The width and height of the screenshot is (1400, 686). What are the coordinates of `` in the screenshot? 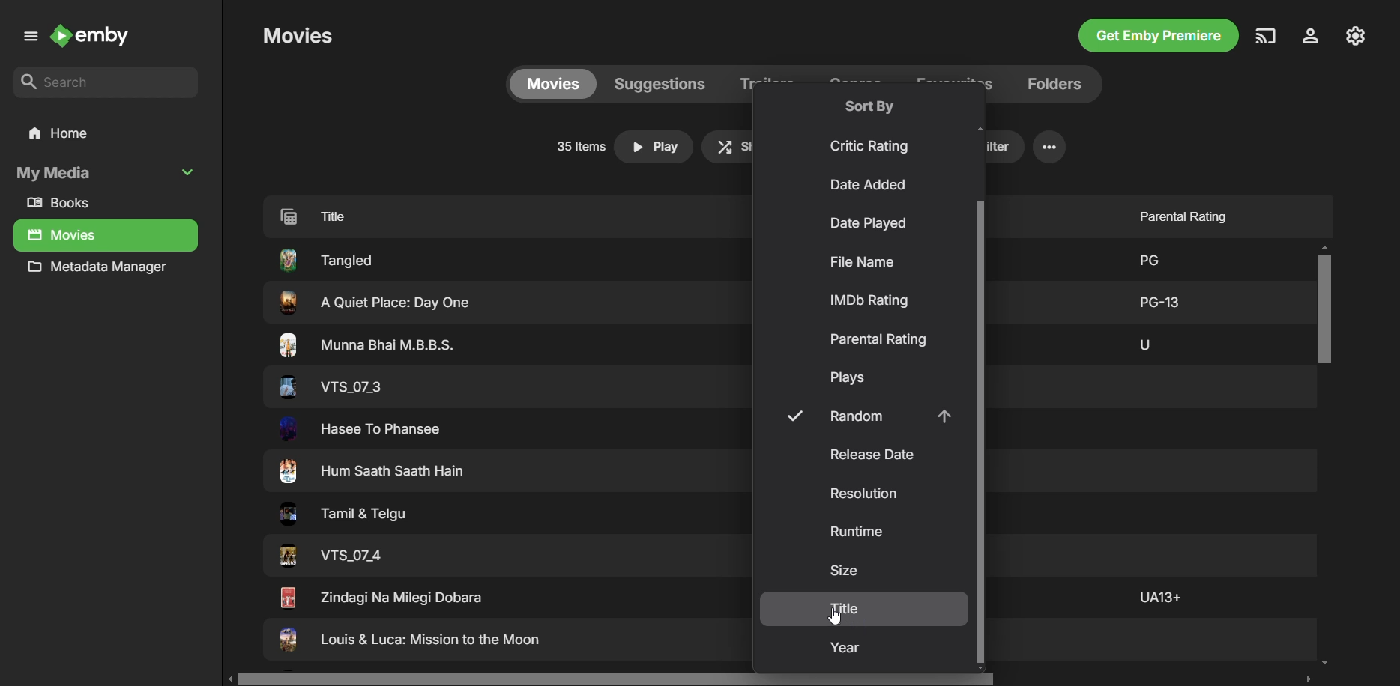 It's located at (368, 345).